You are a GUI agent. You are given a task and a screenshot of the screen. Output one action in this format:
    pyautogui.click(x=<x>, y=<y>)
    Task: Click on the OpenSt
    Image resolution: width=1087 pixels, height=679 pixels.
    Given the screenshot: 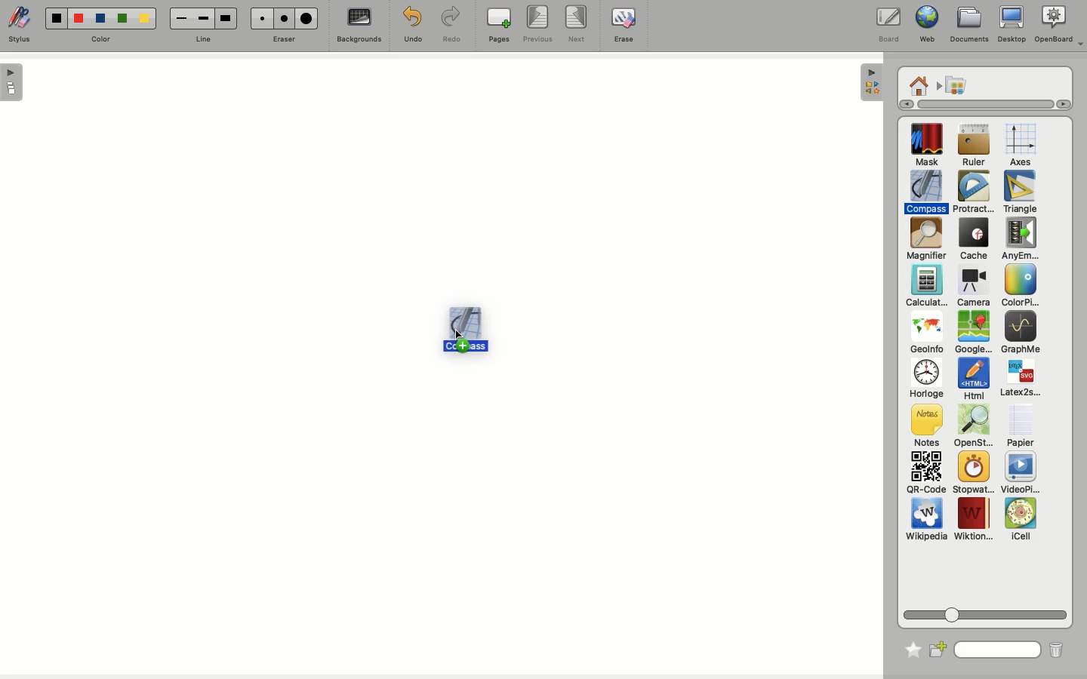 What is the action you would take?
    pyautogui.click(x=969, y=428)
    